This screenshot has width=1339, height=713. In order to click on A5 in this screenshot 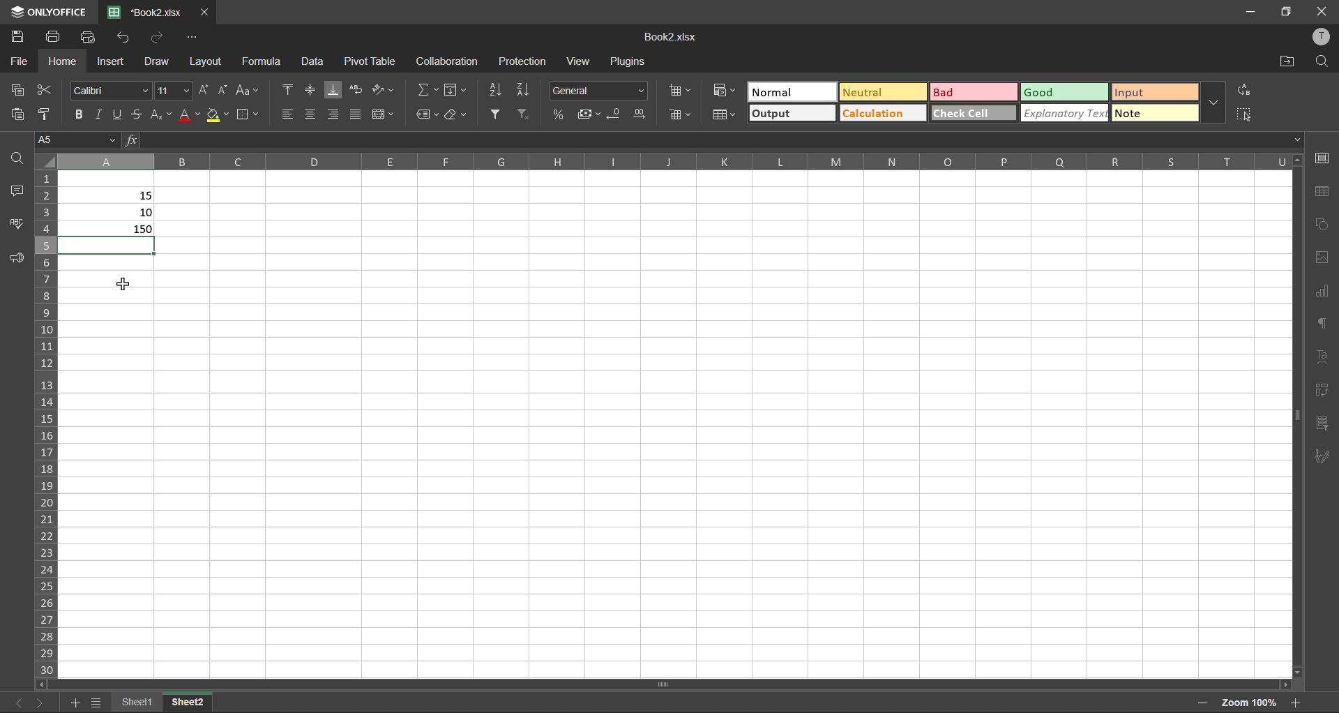, I will do `click(74, 138)`.